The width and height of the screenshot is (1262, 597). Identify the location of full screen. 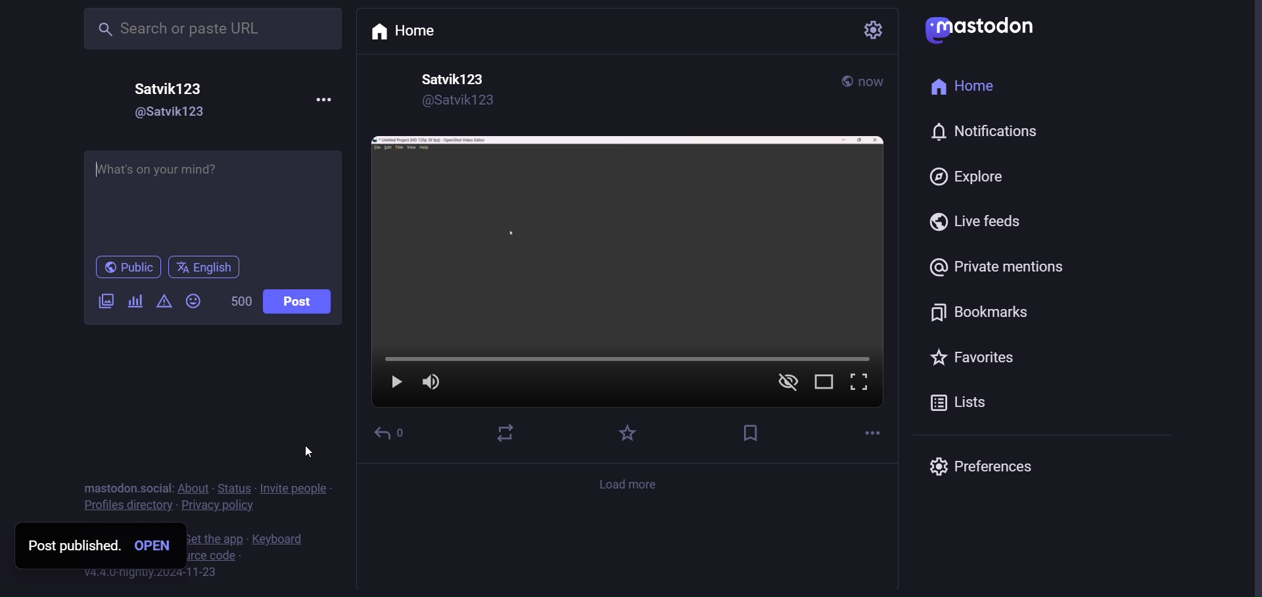
(860, 384).